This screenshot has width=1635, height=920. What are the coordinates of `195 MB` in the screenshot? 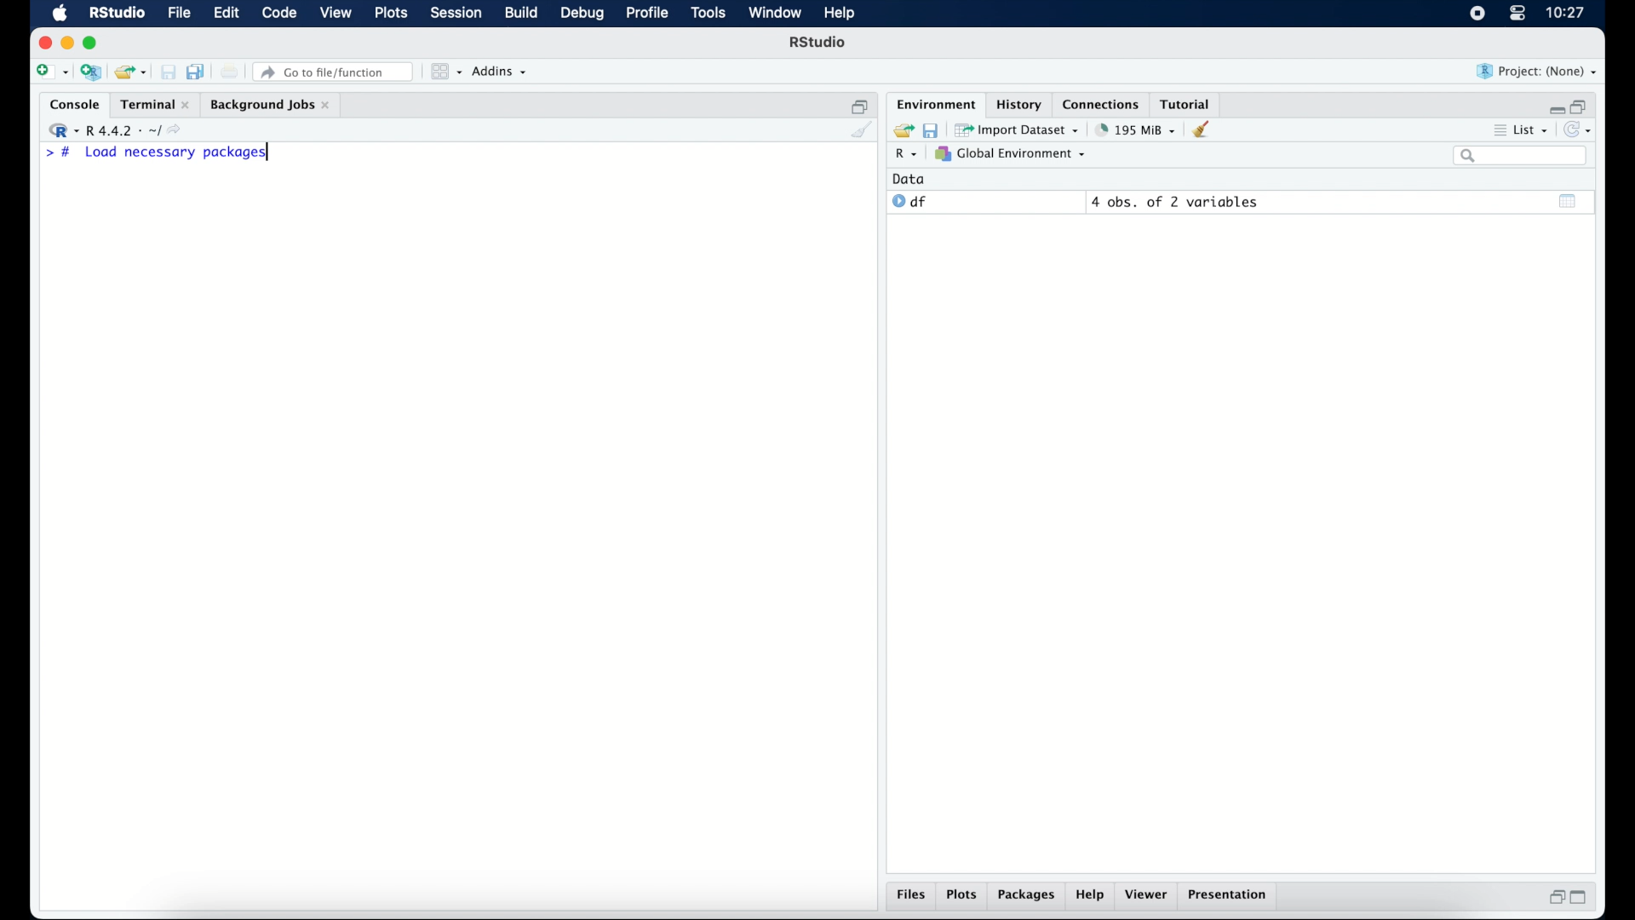 It's located at (1134, 129).